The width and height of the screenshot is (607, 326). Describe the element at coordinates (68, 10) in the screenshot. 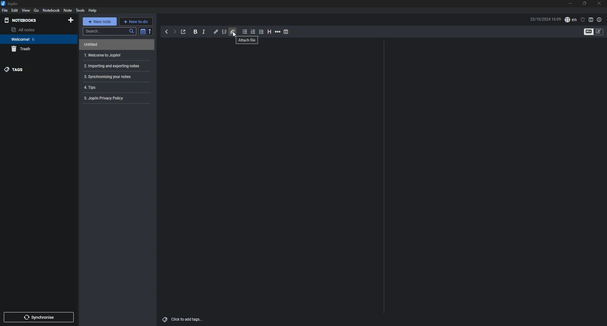

I see `note` at that location.